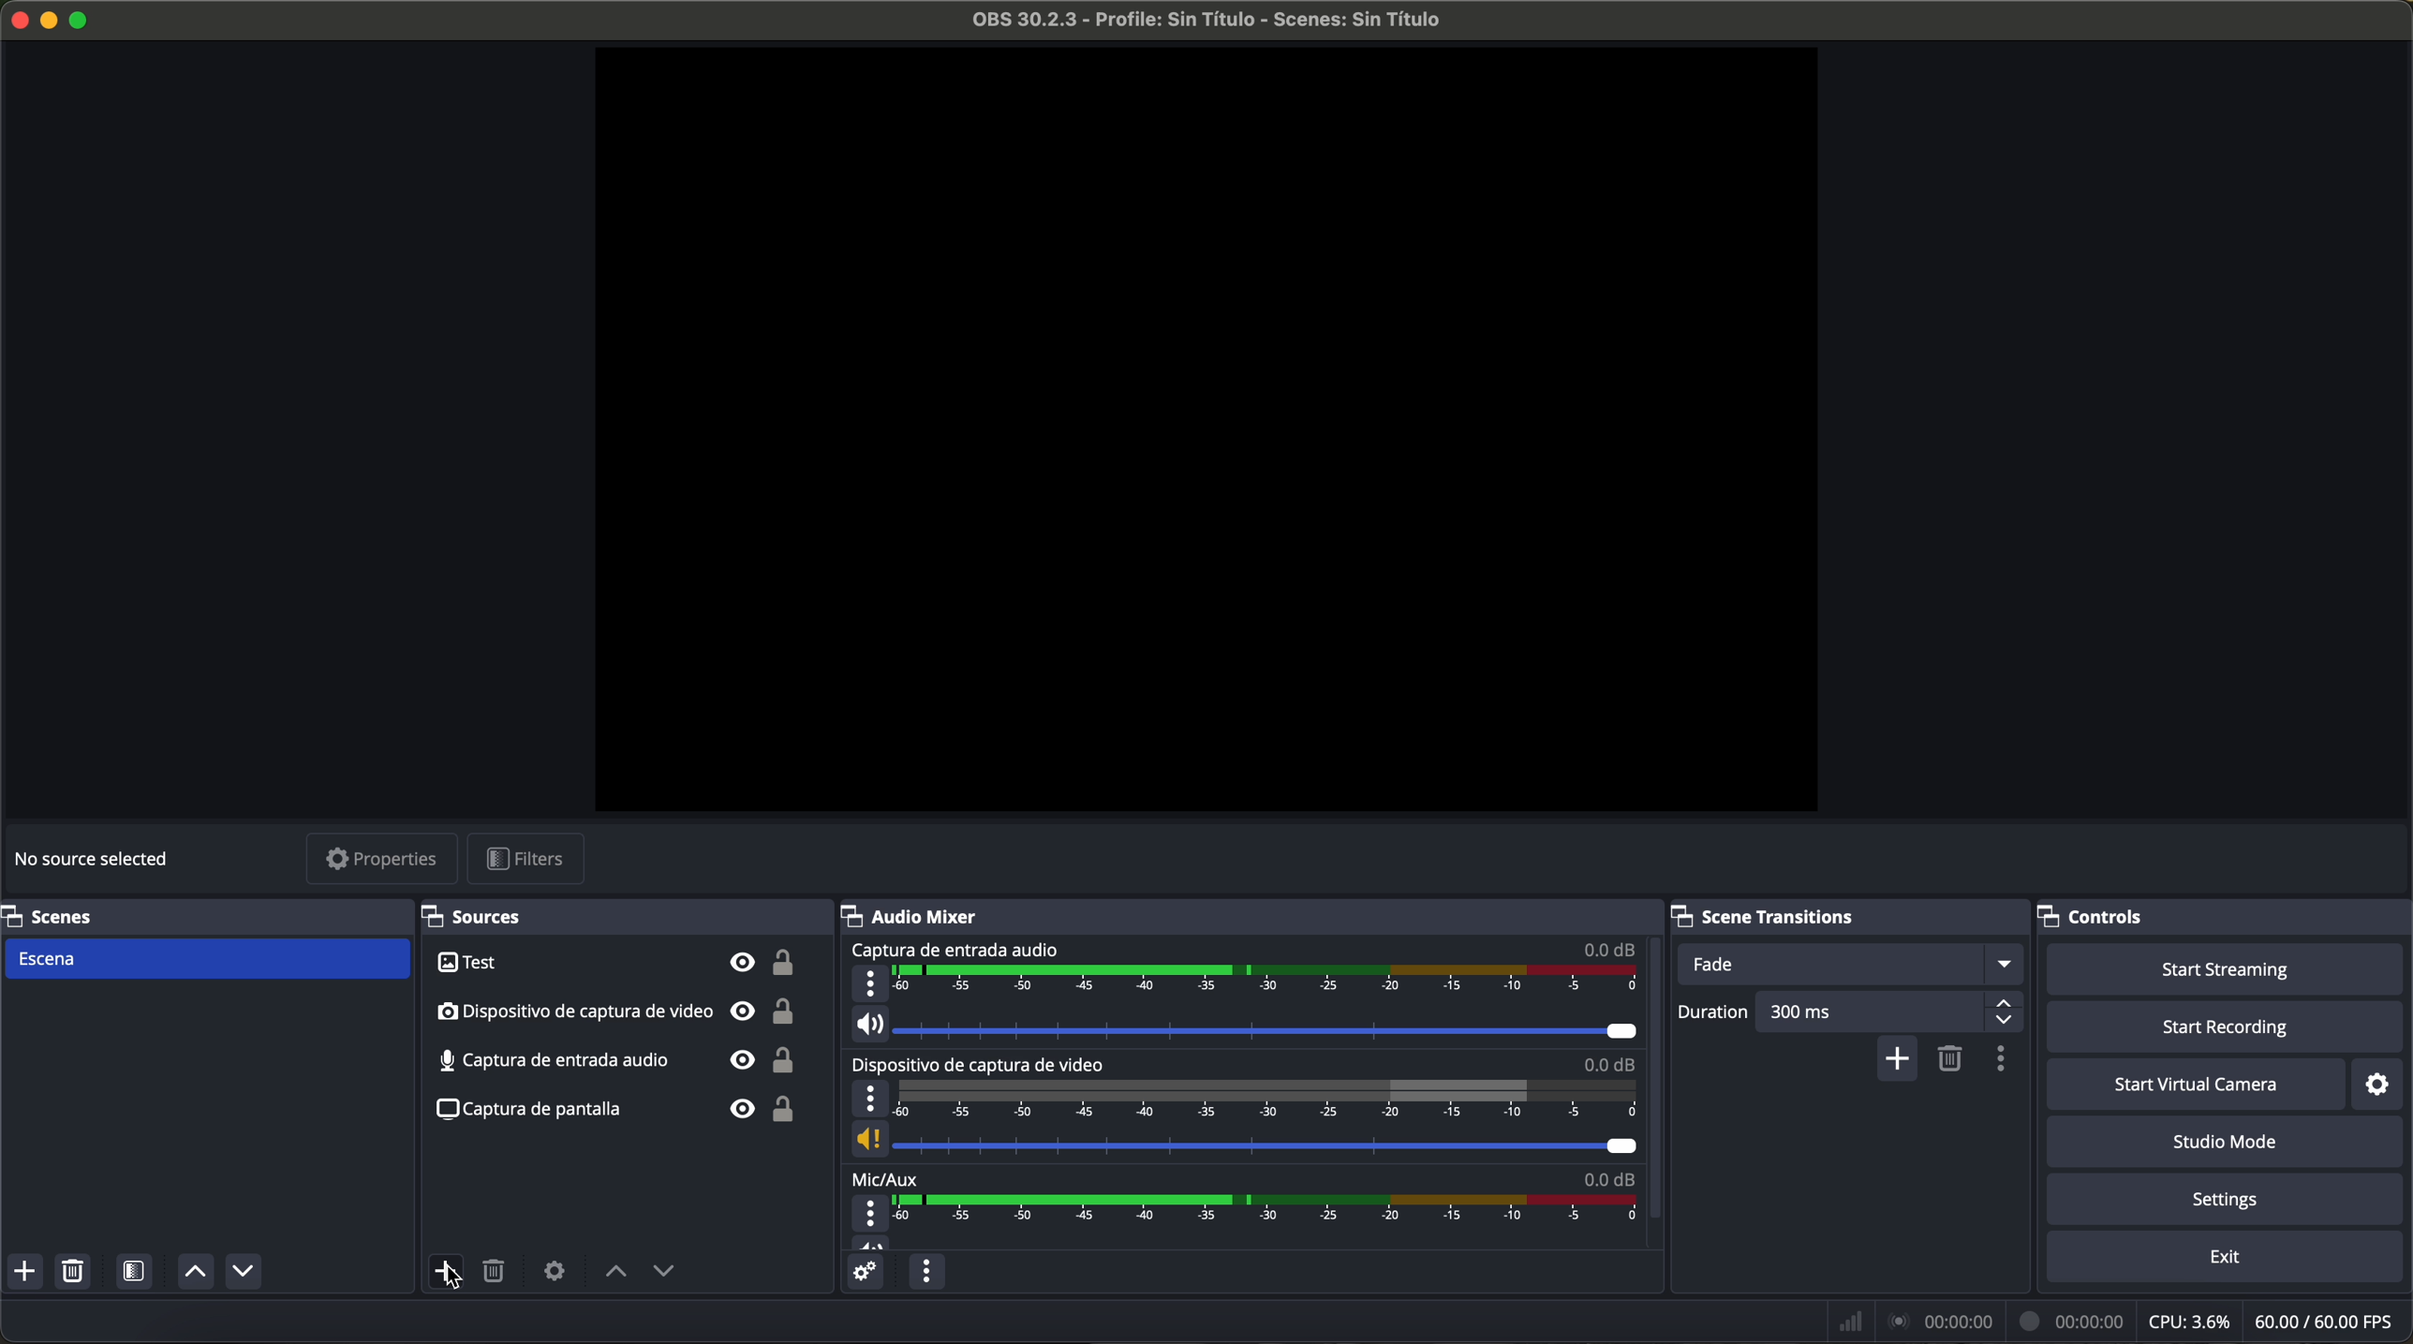 This screenshot has width=2413, height=1344. I want to click on start streaming, so click(2226, 967).